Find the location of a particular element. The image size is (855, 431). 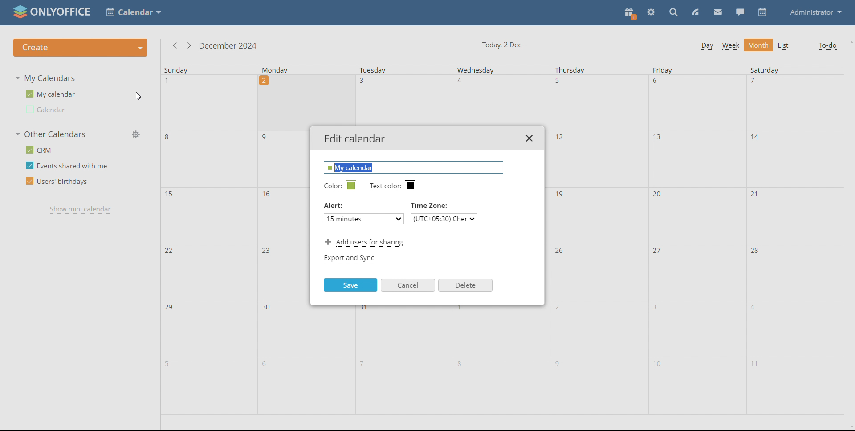

previous month is located at coordinates (175, 45).